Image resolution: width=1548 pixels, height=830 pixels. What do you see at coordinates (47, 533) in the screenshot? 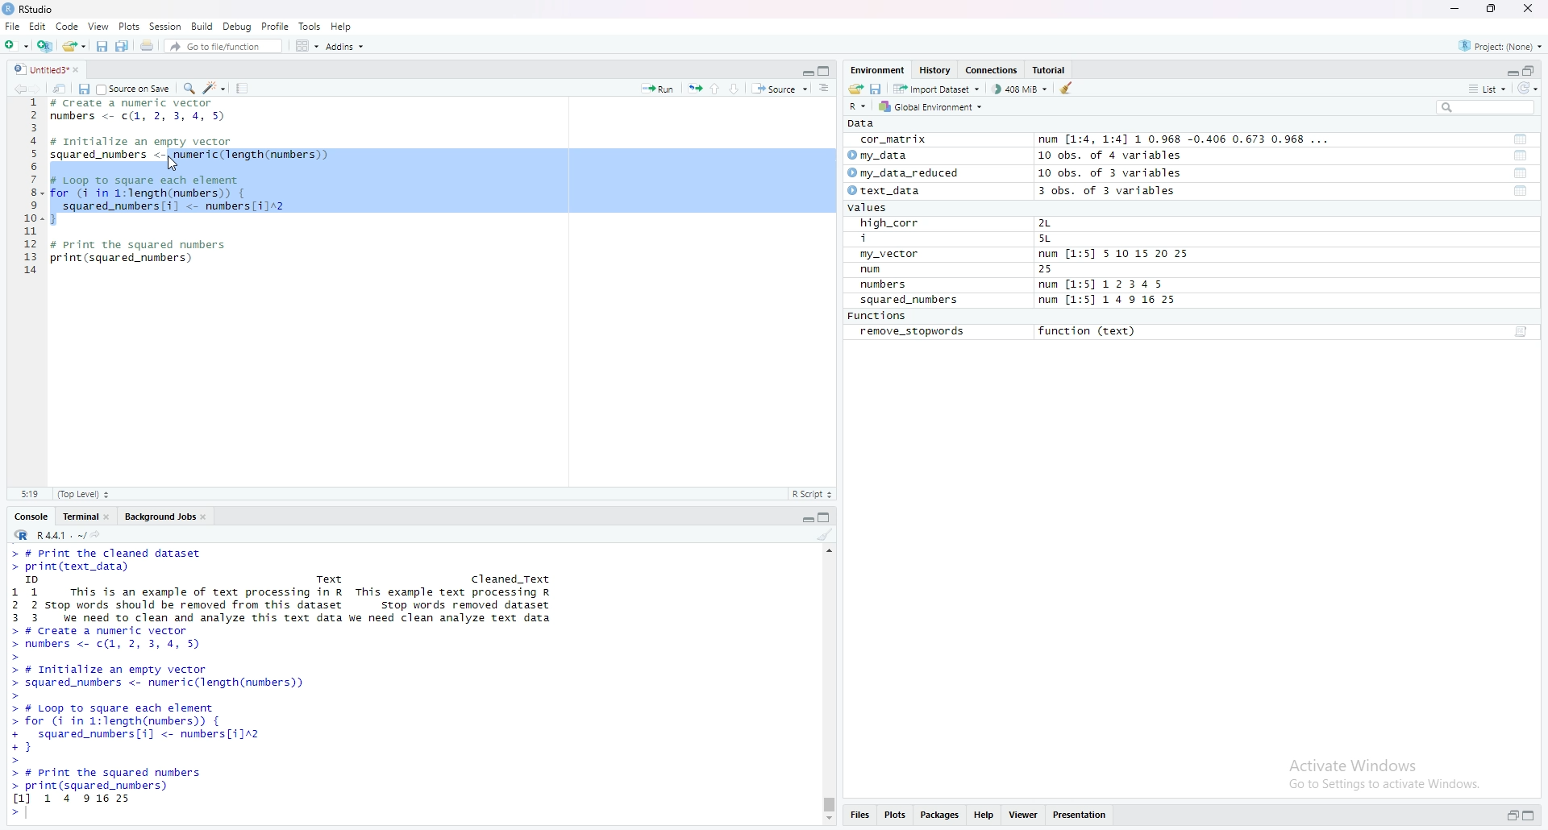
I see `R 4.4.1 ~/` at bounding box center [47, 533].